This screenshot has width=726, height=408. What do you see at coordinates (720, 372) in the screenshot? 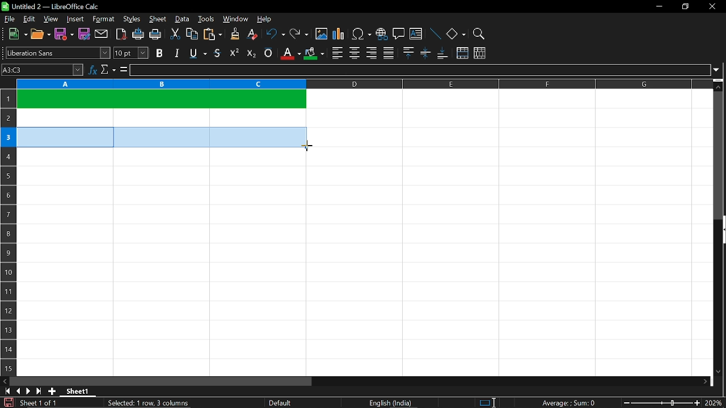
I see `move down` at bounding box center [720, 372].